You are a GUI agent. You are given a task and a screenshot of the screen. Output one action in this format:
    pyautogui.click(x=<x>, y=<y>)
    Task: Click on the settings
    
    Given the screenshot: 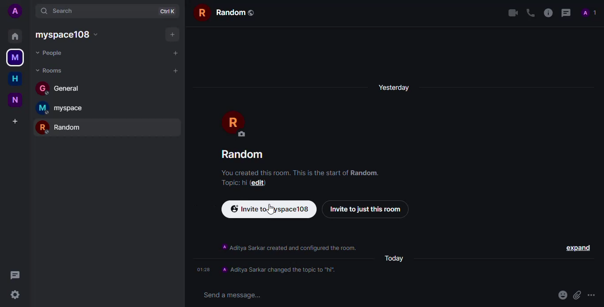 What is the action you would take?
    pyautogui.click(x=16, y=296)
    